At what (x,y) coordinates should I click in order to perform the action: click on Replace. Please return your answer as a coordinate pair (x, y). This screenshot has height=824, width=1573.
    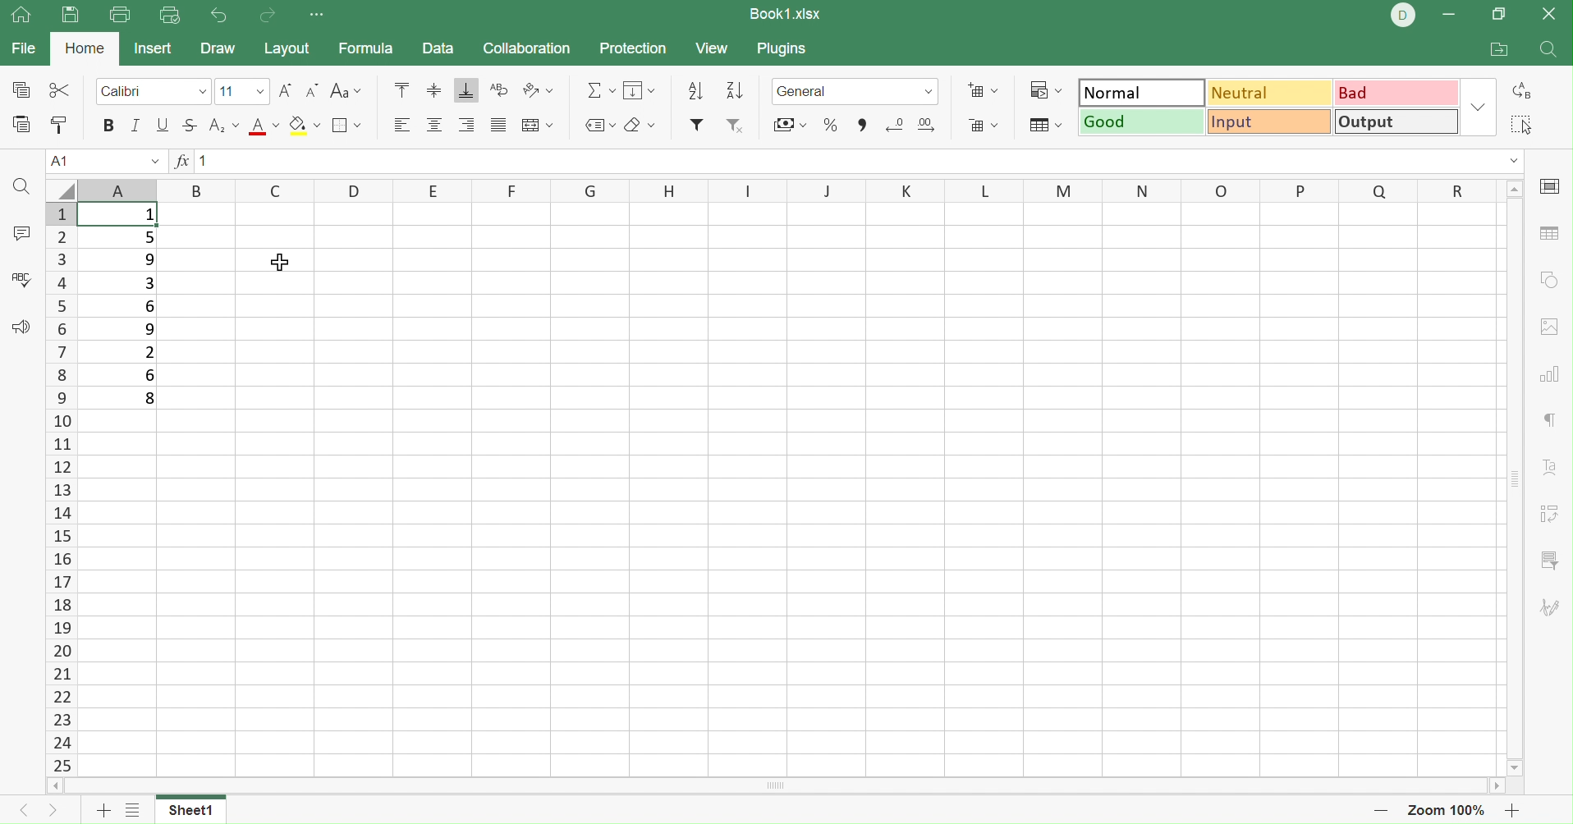
    Looking at the image, I should click on (1526, 89).